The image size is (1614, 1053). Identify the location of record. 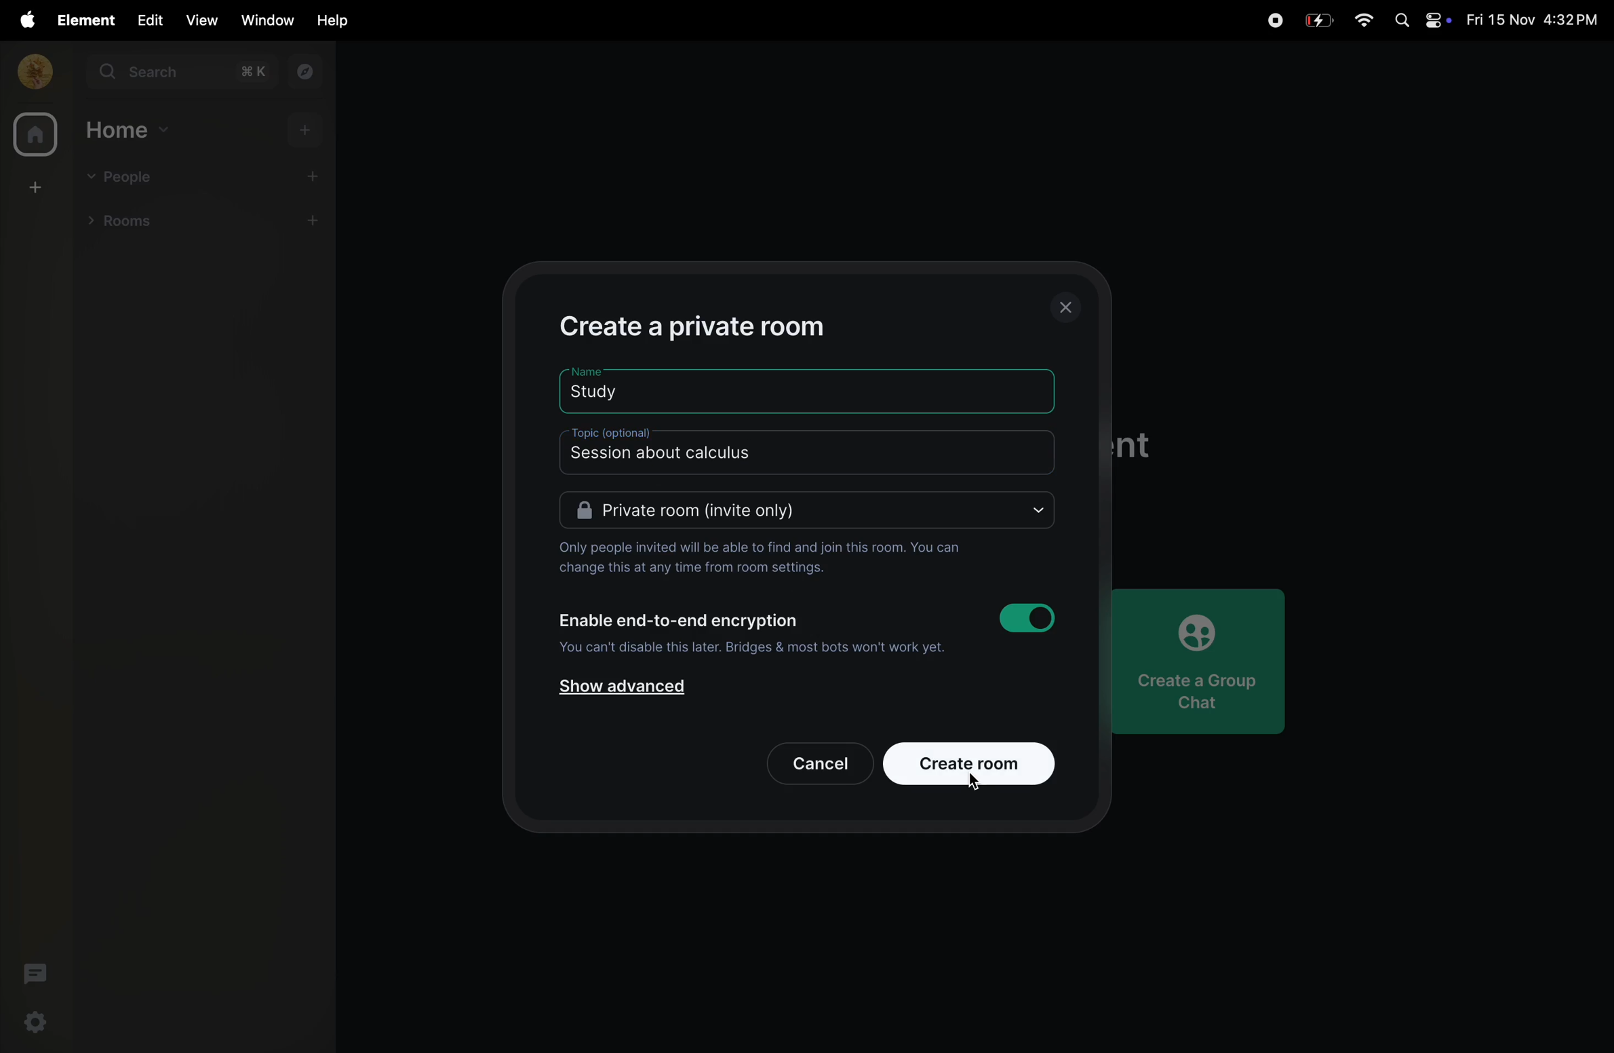
(1274, 18).